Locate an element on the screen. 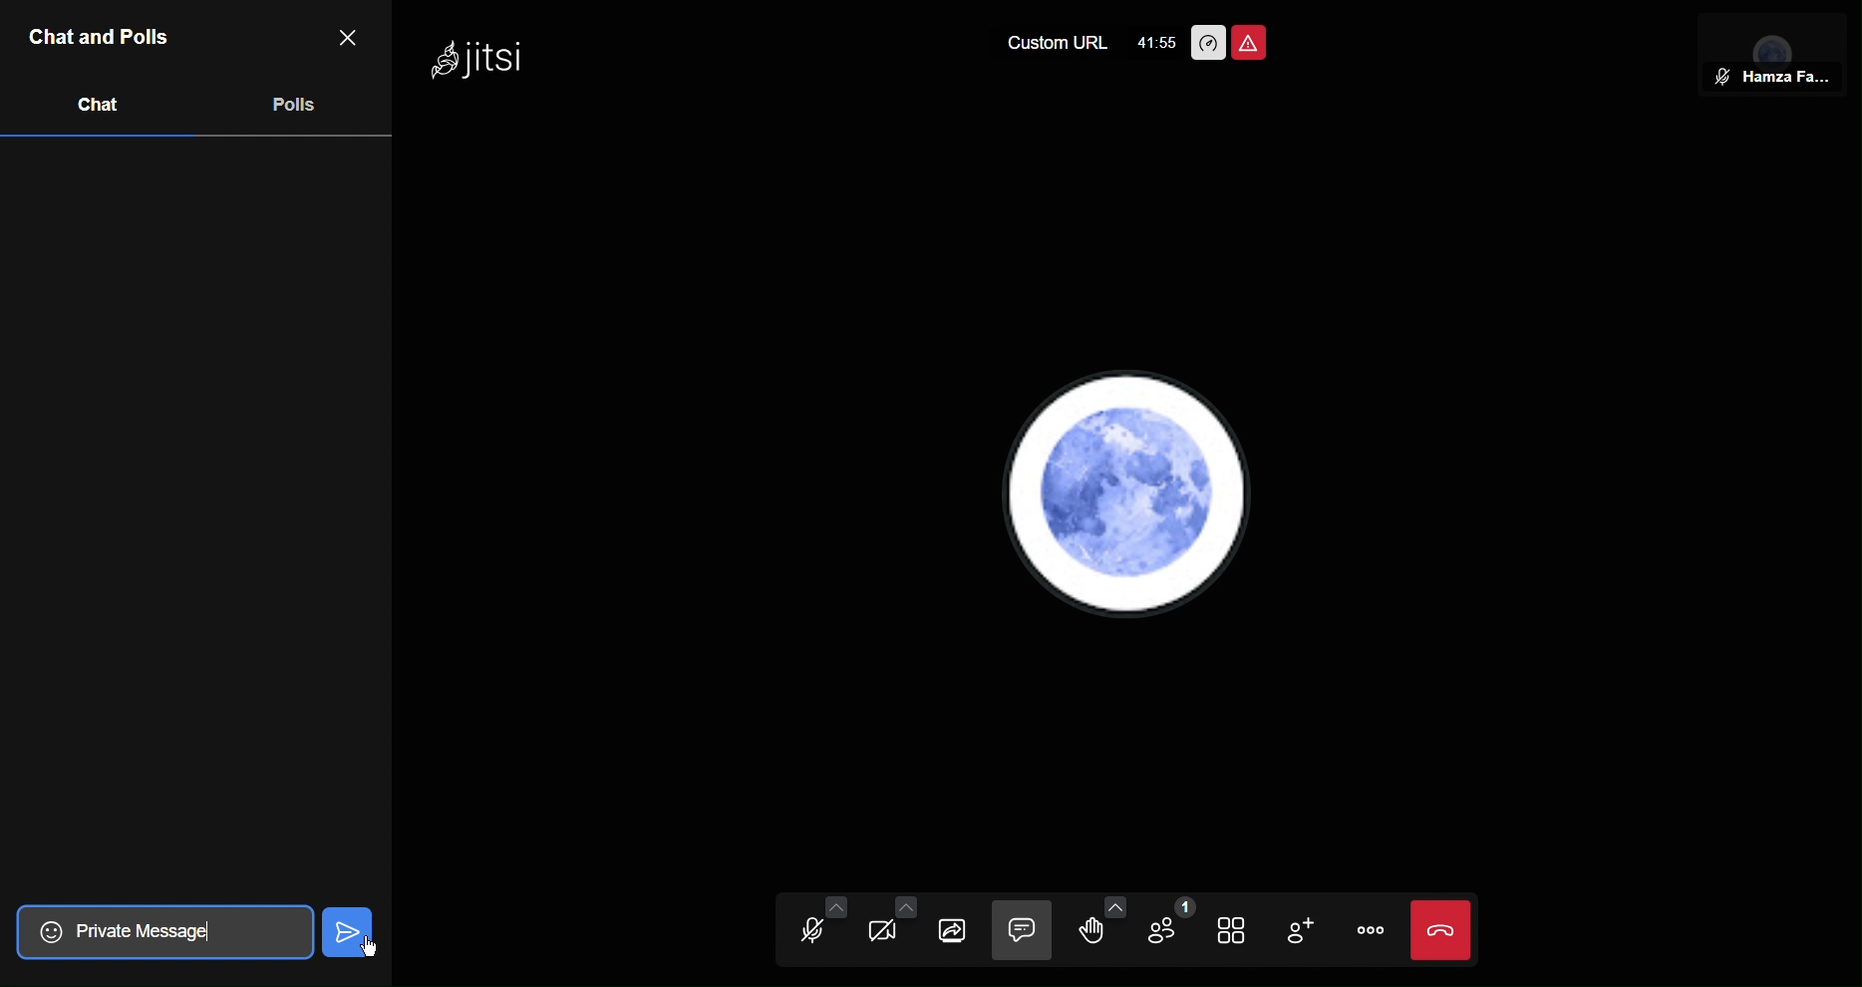 This screenshot has height=987, width=1862. Performance Settings is located at coordinates (1203, 42).